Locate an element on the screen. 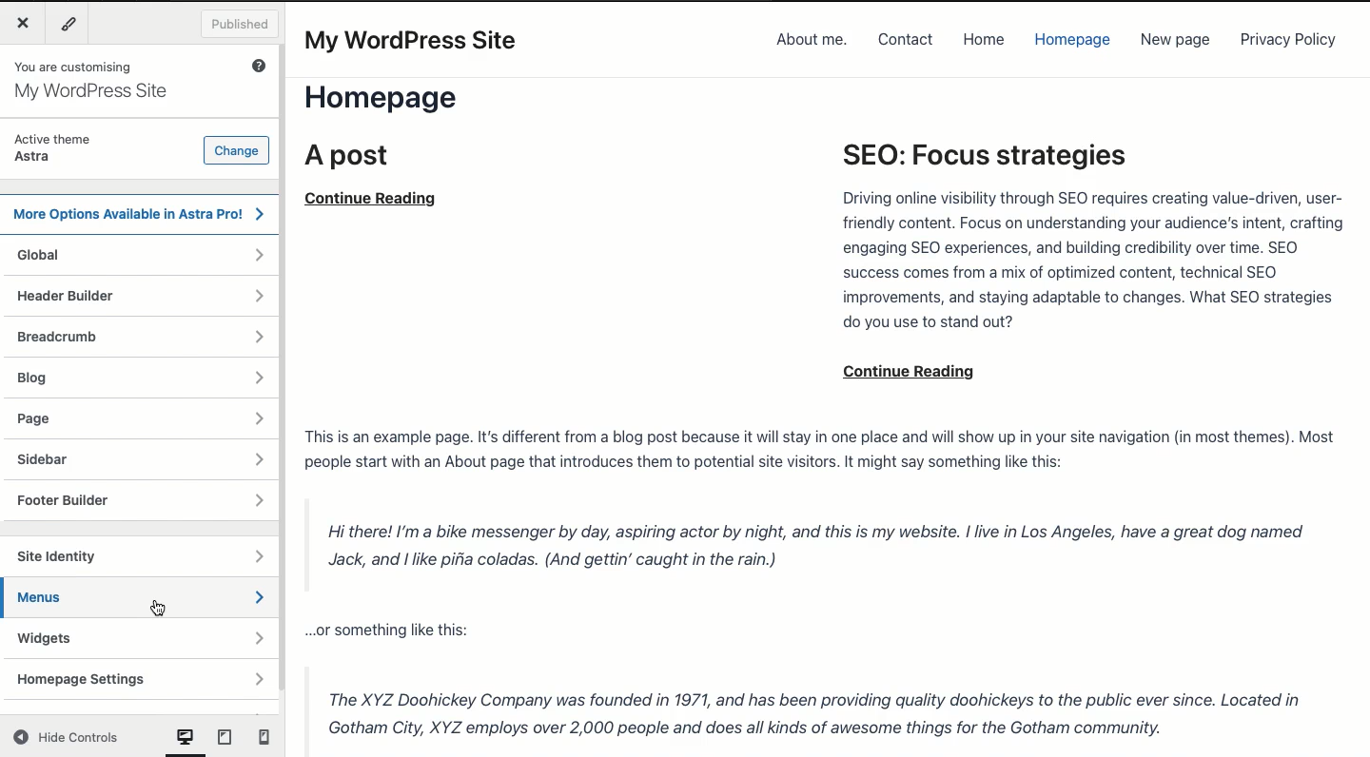 This screenshot has height=757, width=1370. Global is located at coordinates (141, 256).